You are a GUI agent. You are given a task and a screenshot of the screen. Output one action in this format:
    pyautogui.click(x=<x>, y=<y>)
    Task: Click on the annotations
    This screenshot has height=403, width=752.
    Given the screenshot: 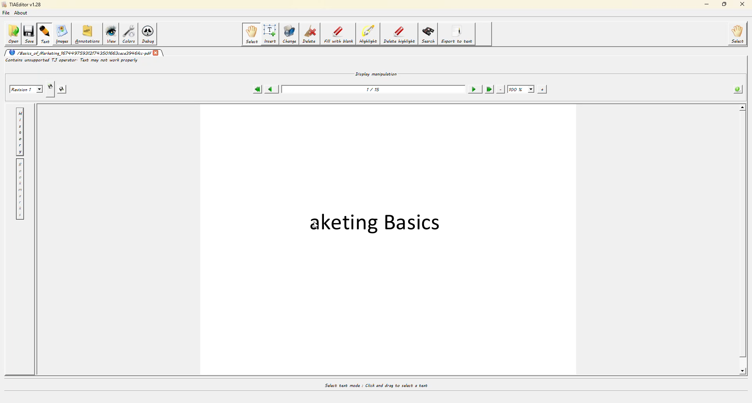 What is the action you would take?
    pyautogui.click(x=88, y=34)
    